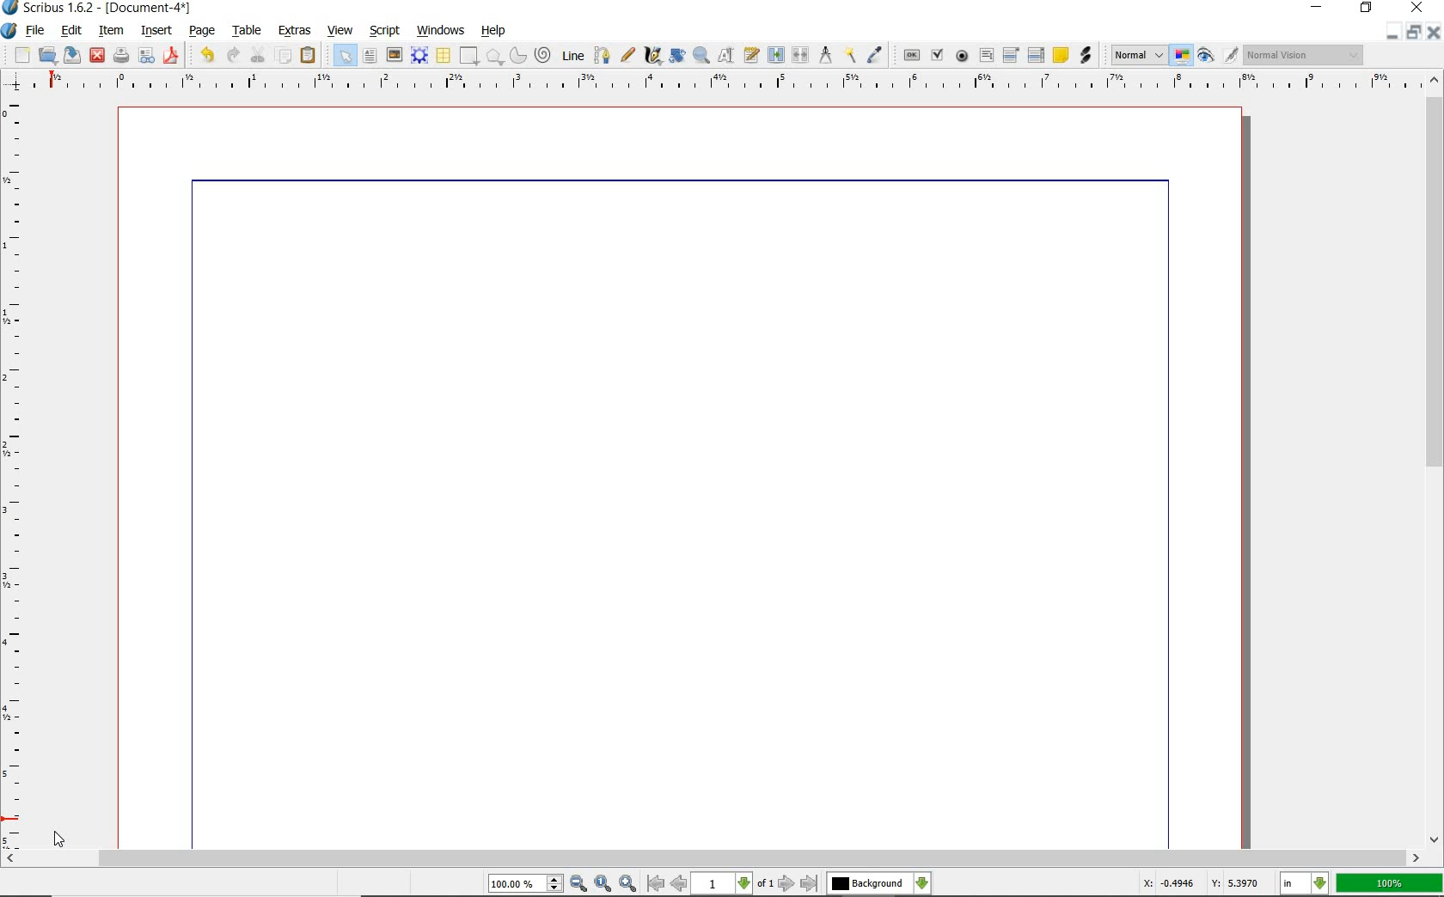 The width and height of the screenshot is (1444, 897). Describe the element at coordinates (765, 884) in the screenshot. I see `of 1` at that location.